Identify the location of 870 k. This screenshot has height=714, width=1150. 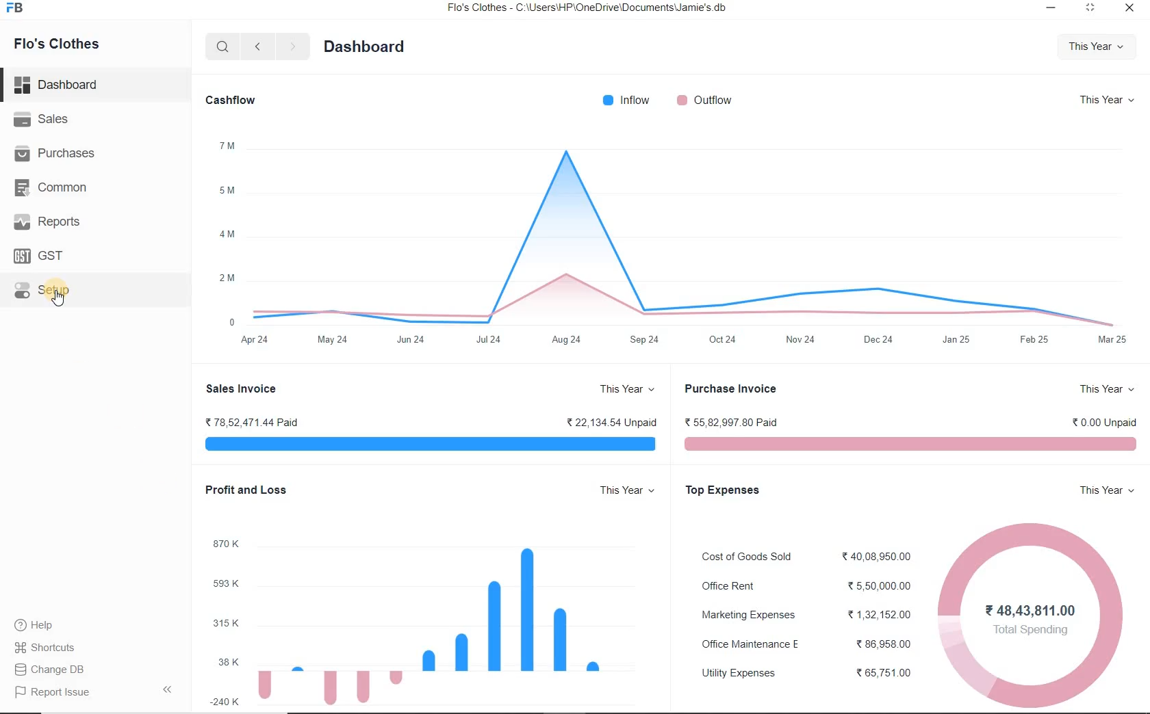
(226, 545).